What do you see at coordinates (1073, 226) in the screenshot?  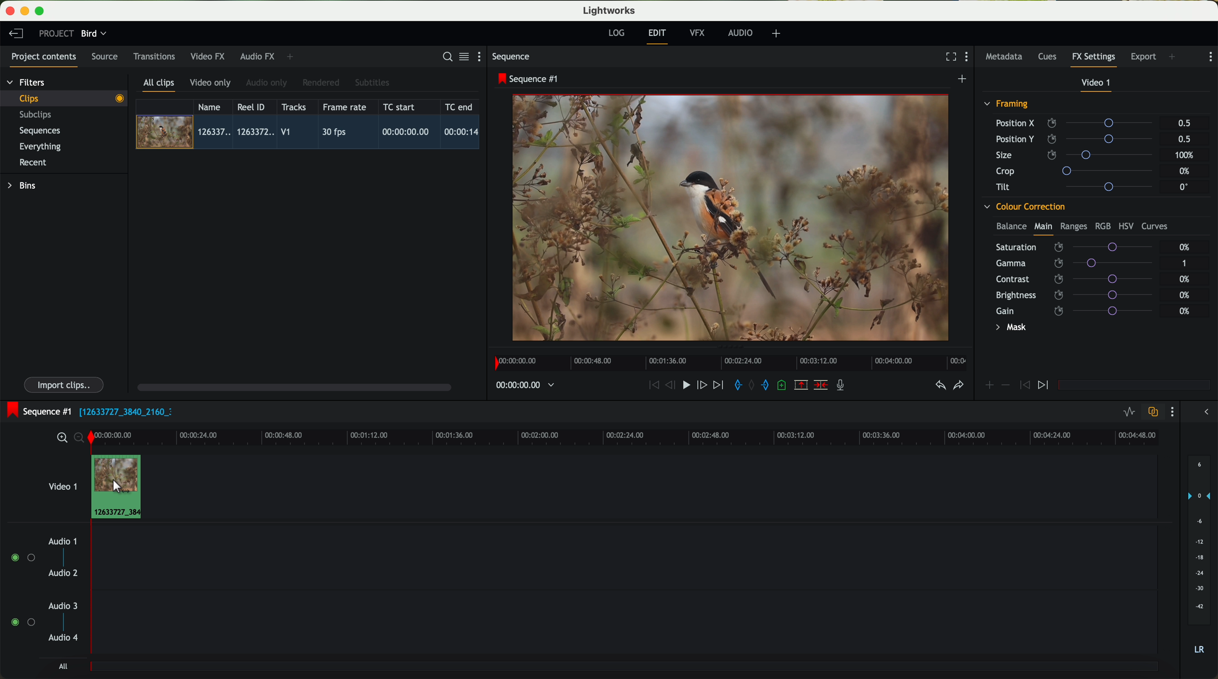 I see `ranges` at bounding box center [1073, 226].